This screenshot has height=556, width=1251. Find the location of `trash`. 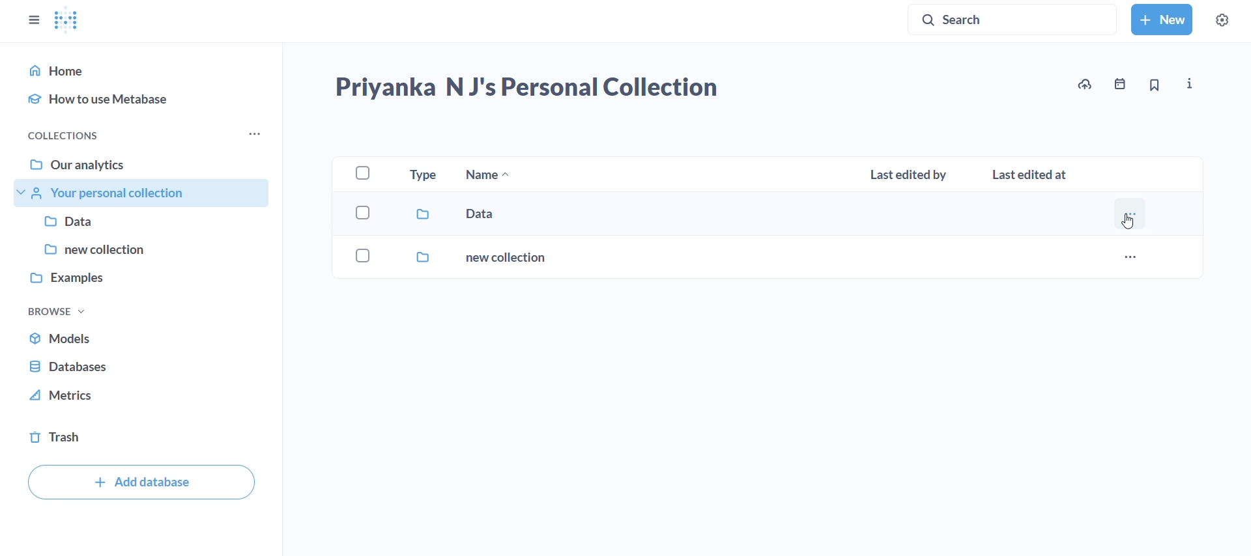

trash is located at coordinates (145, 440).